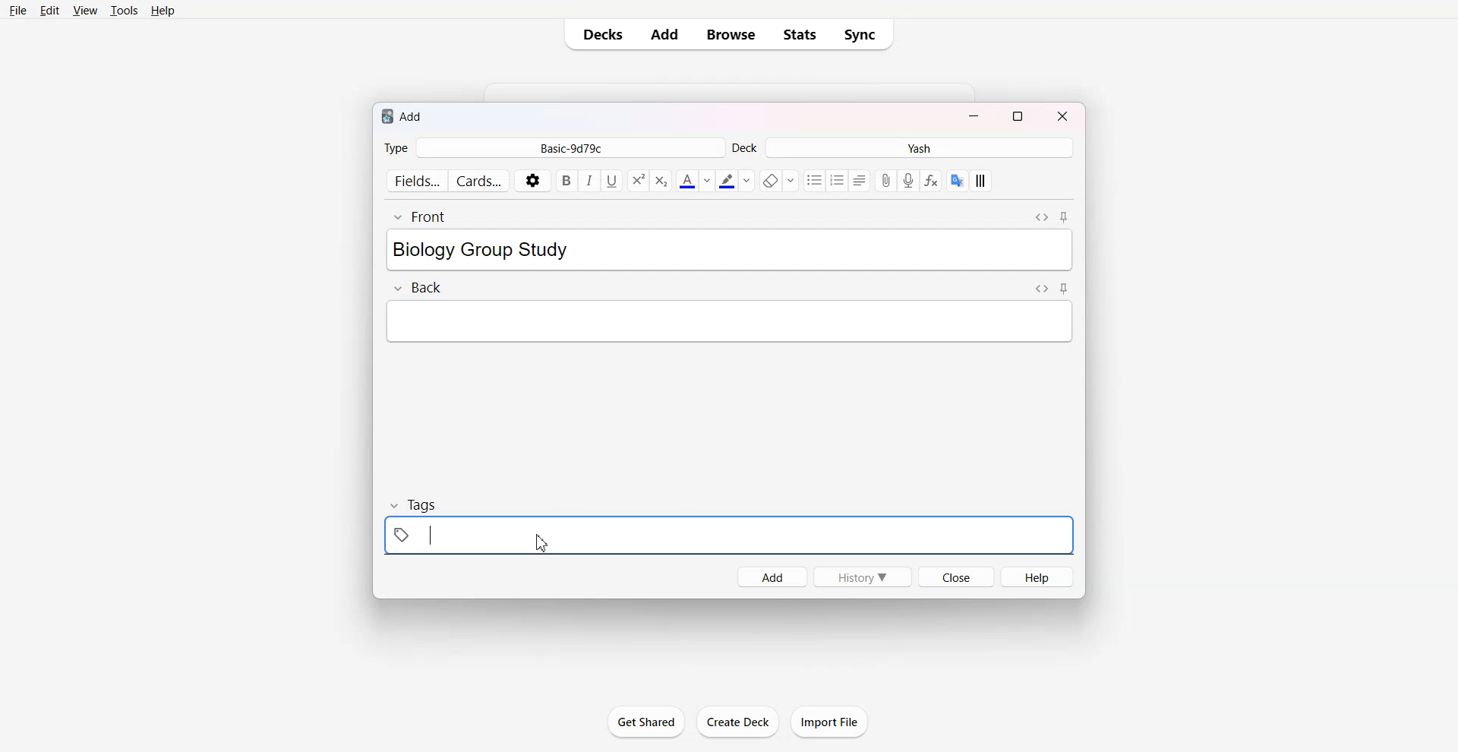  I want to click on Decks, so click(600, 34).